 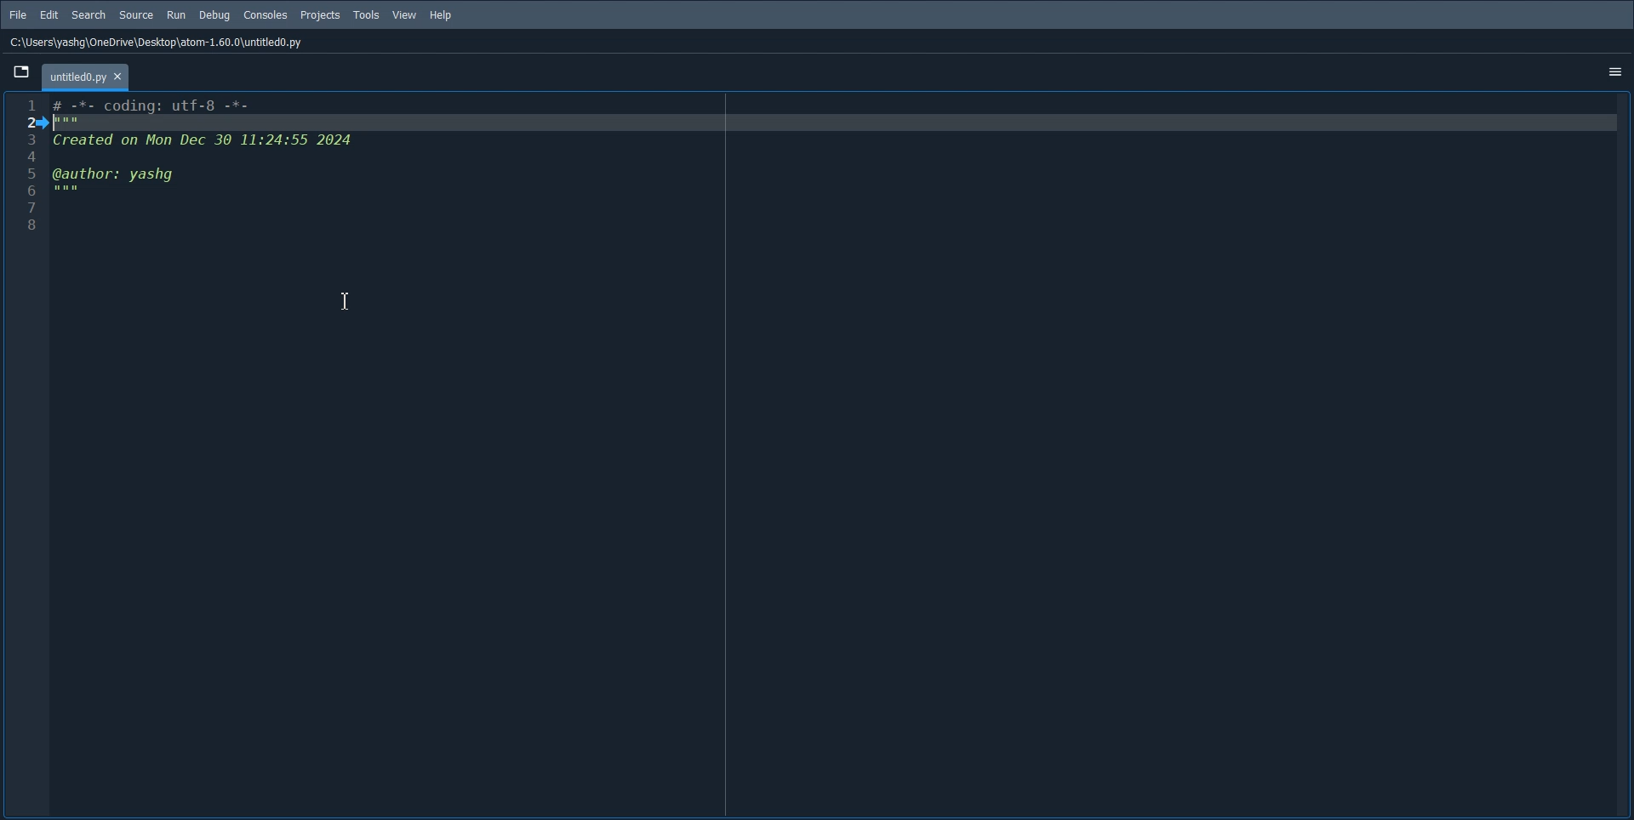 What do you see at coordinates (366, 14) in the screenshot?
I see `Tools` at bounding box center [366, 14].